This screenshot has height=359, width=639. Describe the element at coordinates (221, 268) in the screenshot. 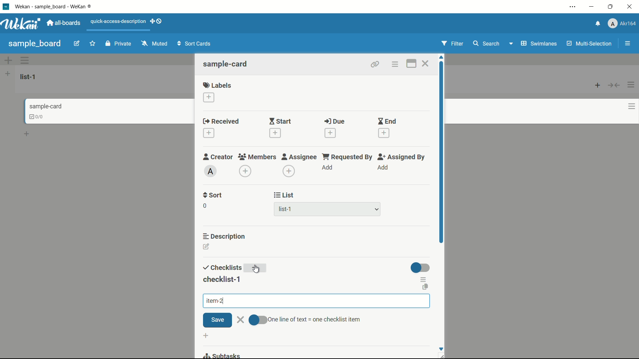

I see `checklist` at that location.